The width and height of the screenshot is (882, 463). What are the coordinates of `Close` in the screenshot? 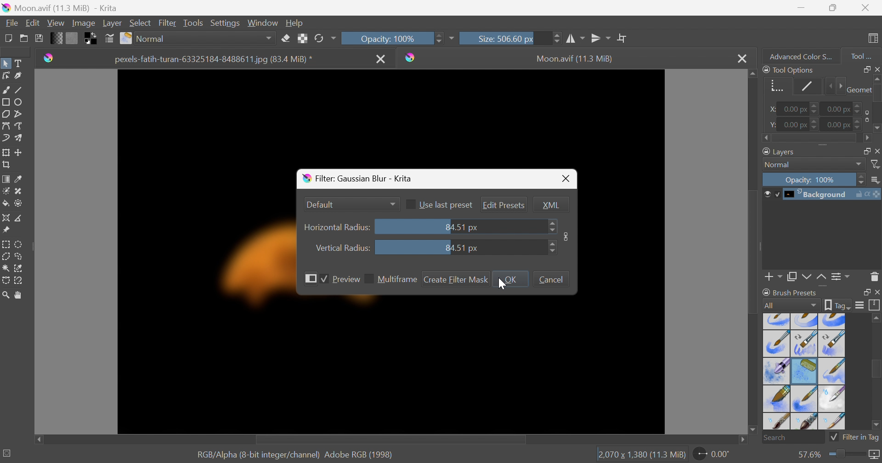 It's located at (876, 150).